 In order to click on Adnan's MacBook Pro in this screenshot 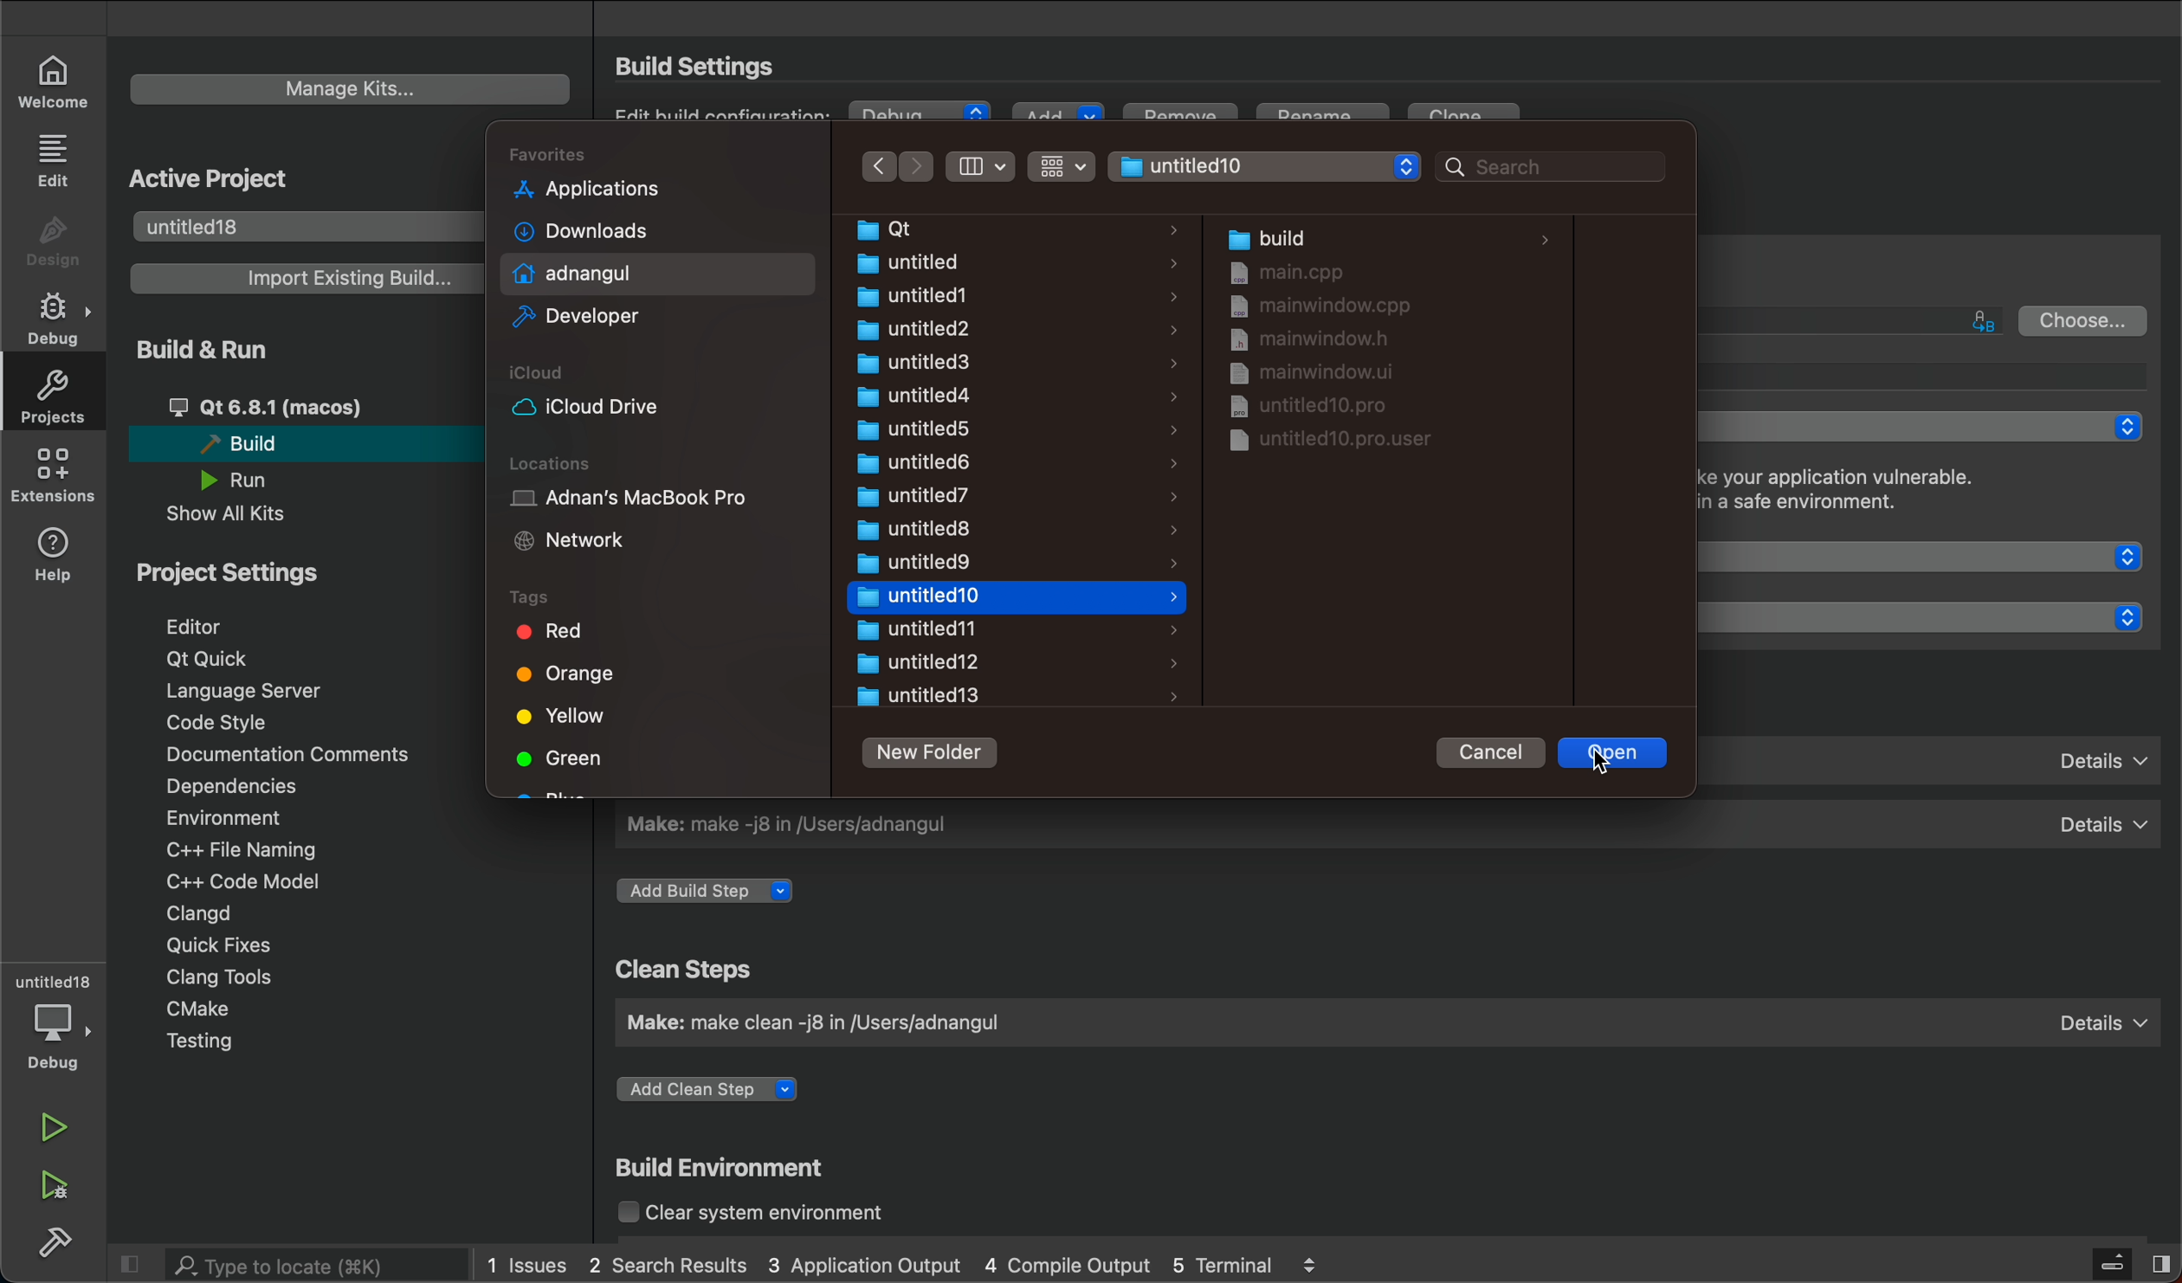, I will do `click(619, 497)`.